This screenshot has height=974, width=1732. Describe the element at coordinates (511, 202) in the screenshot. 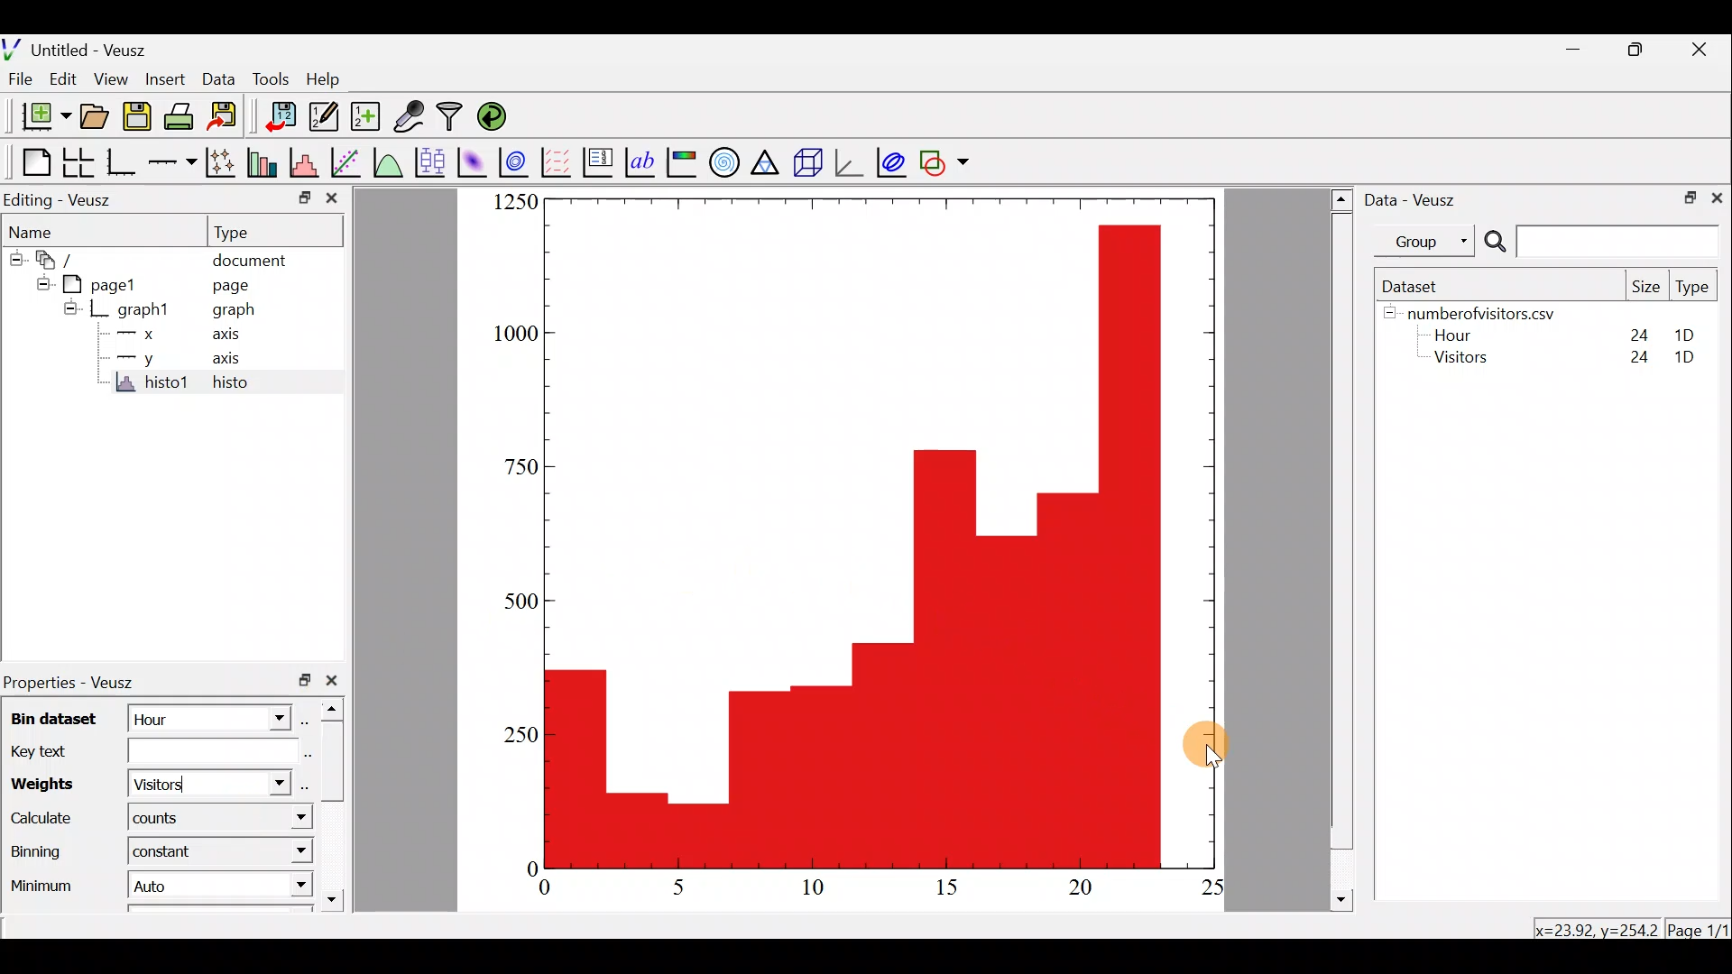

I see `1250` at that location.